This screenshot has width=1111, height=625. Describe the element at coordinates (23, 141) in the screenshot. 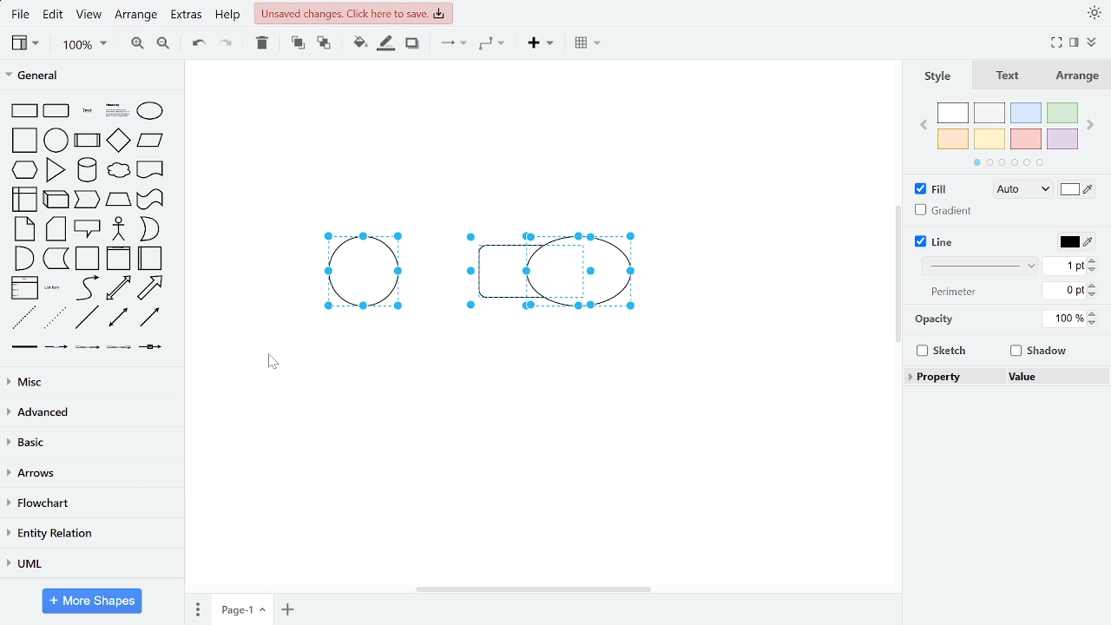

I see `square` at that location.